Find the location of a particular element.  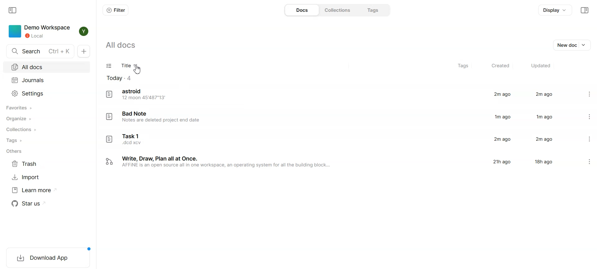

Checklist is located at coordinates (109, 66).